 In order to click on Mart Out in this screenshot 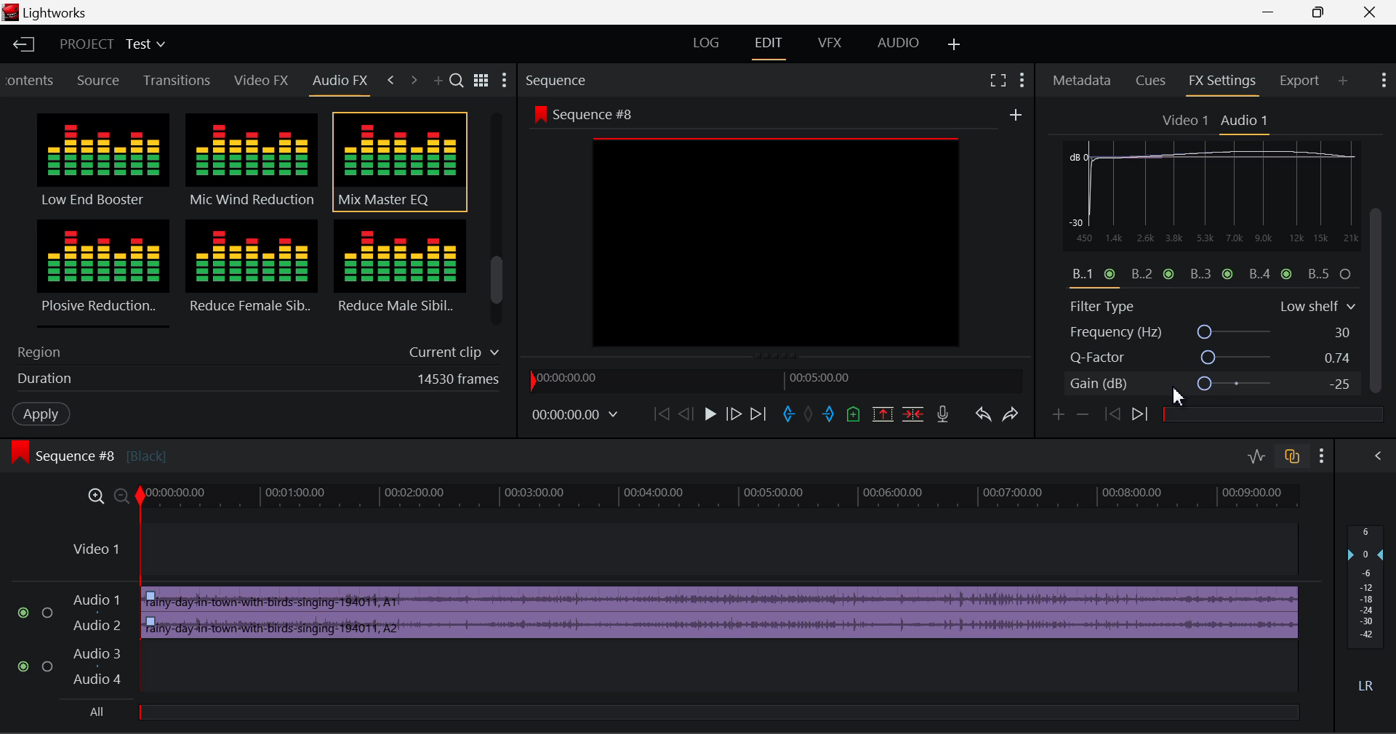, I will do `click(830, 414)`.